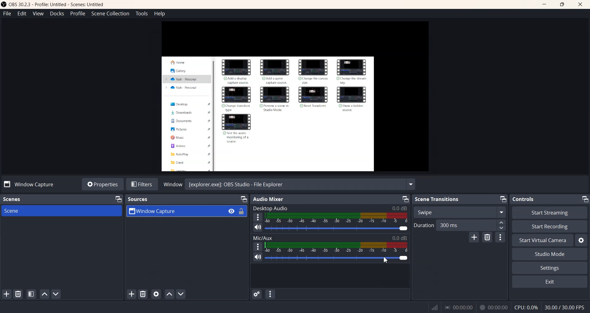  What do you see at coordinates (565, 307) in the screenshot?
I see `30.00 / 30.00 FPS` at bounding box center [565, 307].